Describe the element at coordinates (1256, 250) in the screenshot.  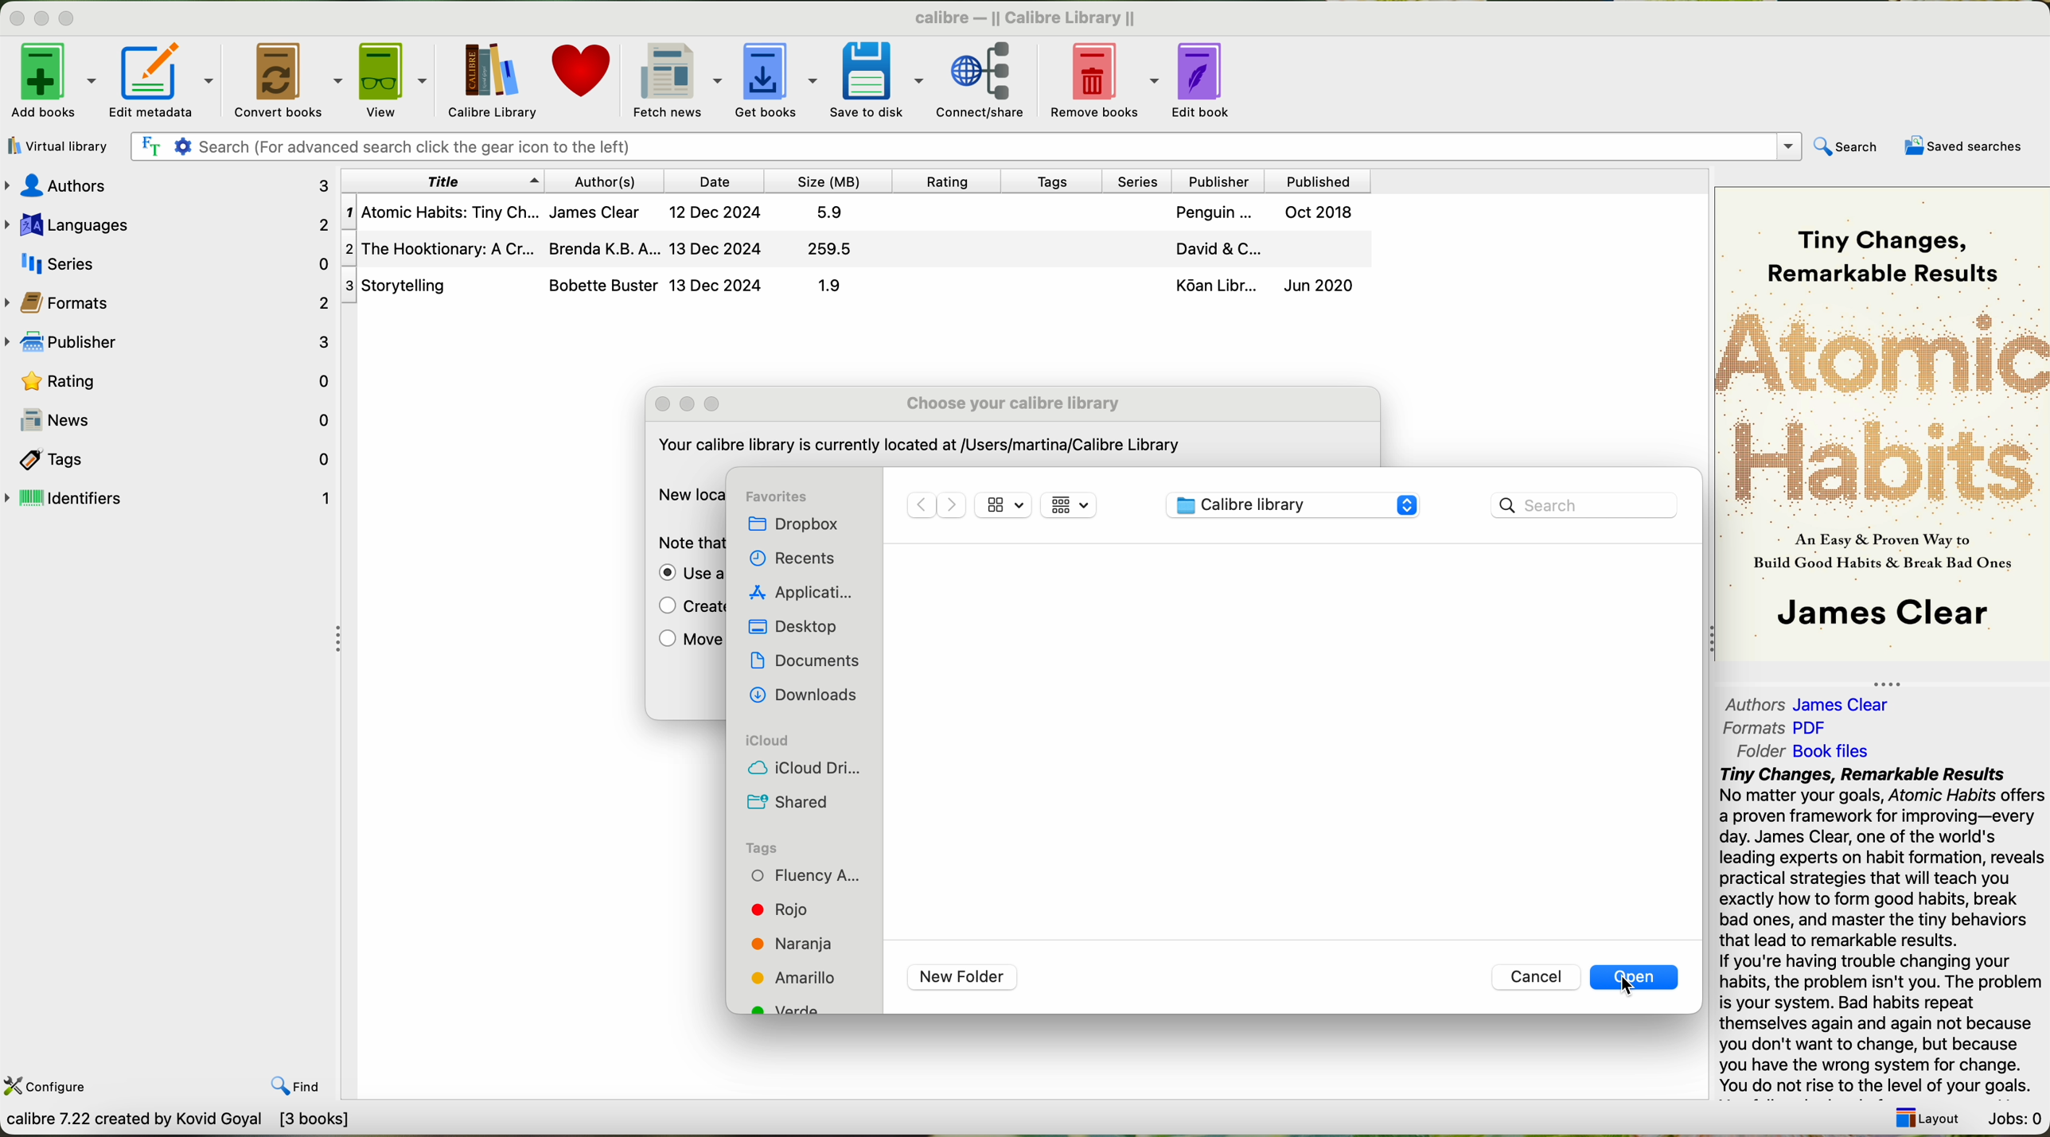
I see `David & C...` at that location.